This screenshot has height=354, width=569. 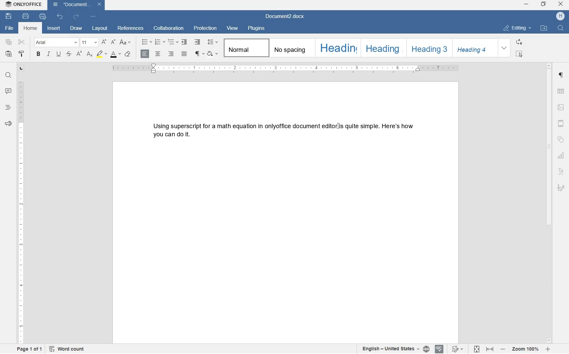 I want to click on font color, so click(x=115, y=55).